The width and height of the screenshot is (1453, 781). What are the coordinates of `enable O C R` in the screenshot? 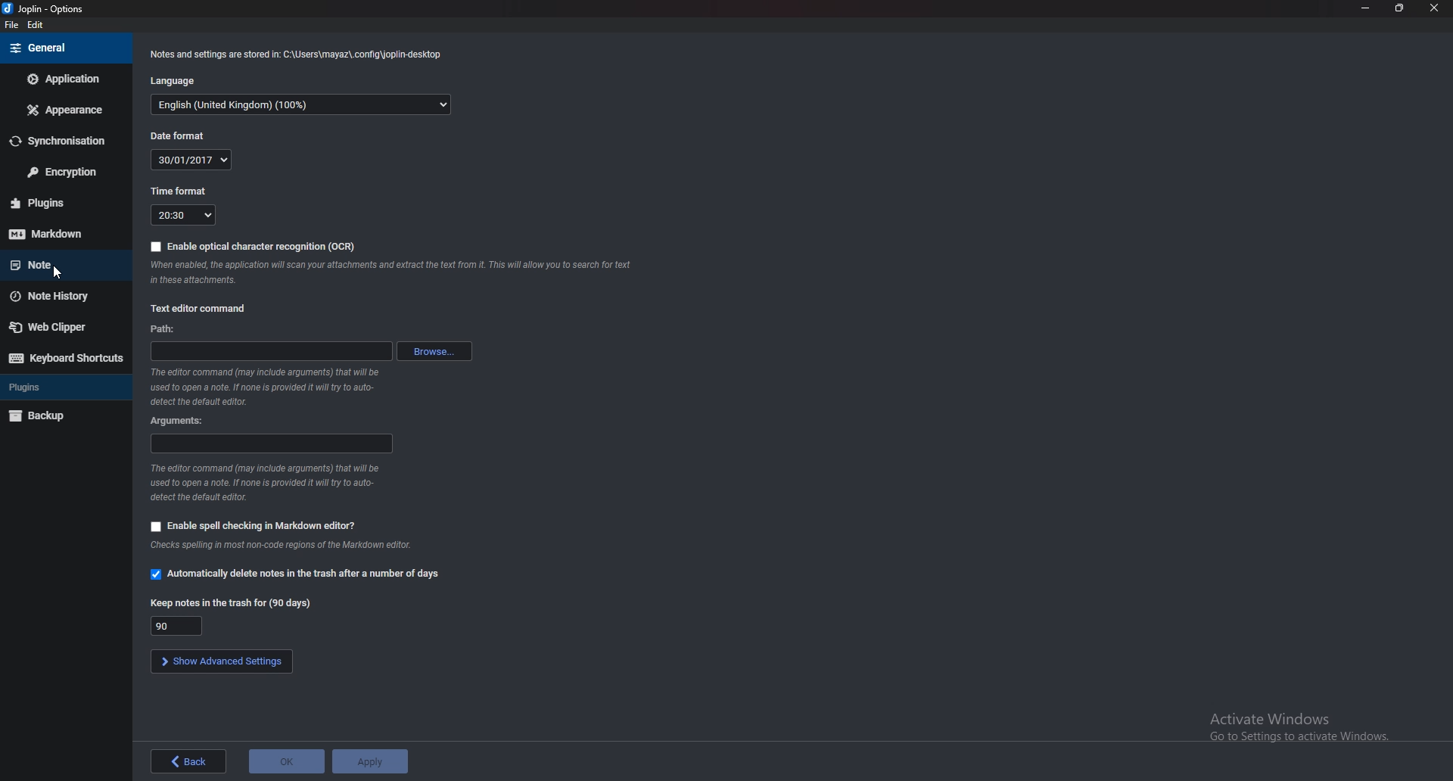 It's located at (260, 245).